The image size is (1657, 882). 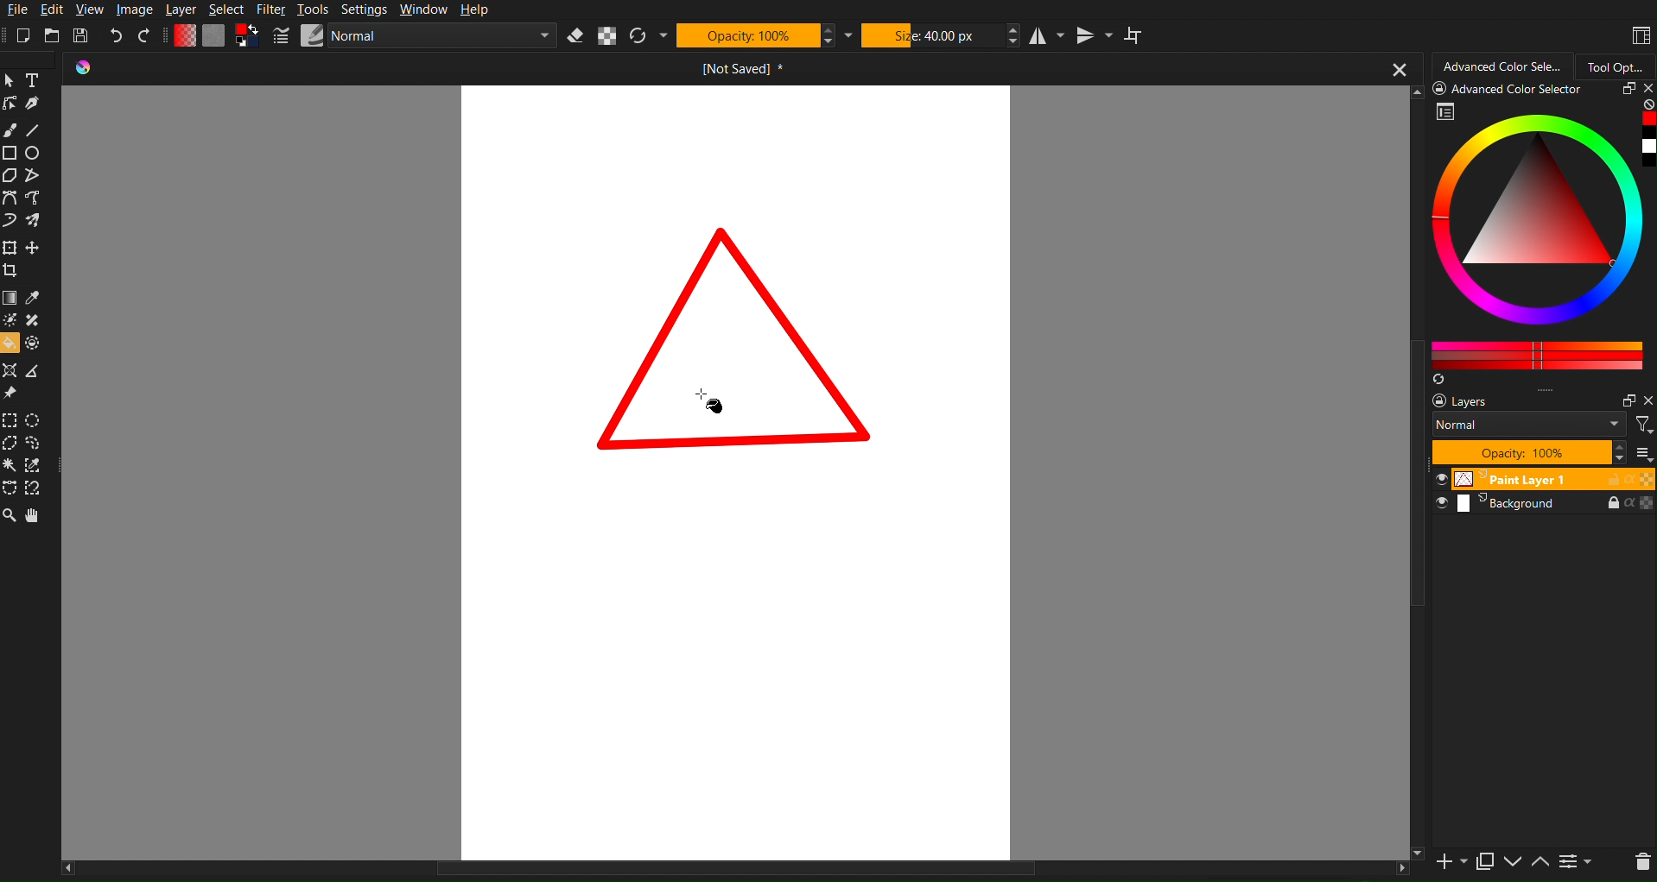 I want to click on move a layer, so click(x=34, y=247).